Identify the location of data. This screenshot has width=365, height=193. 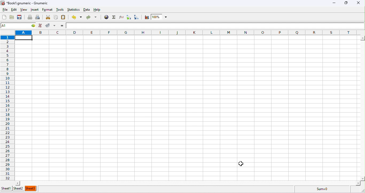
(87, 9).